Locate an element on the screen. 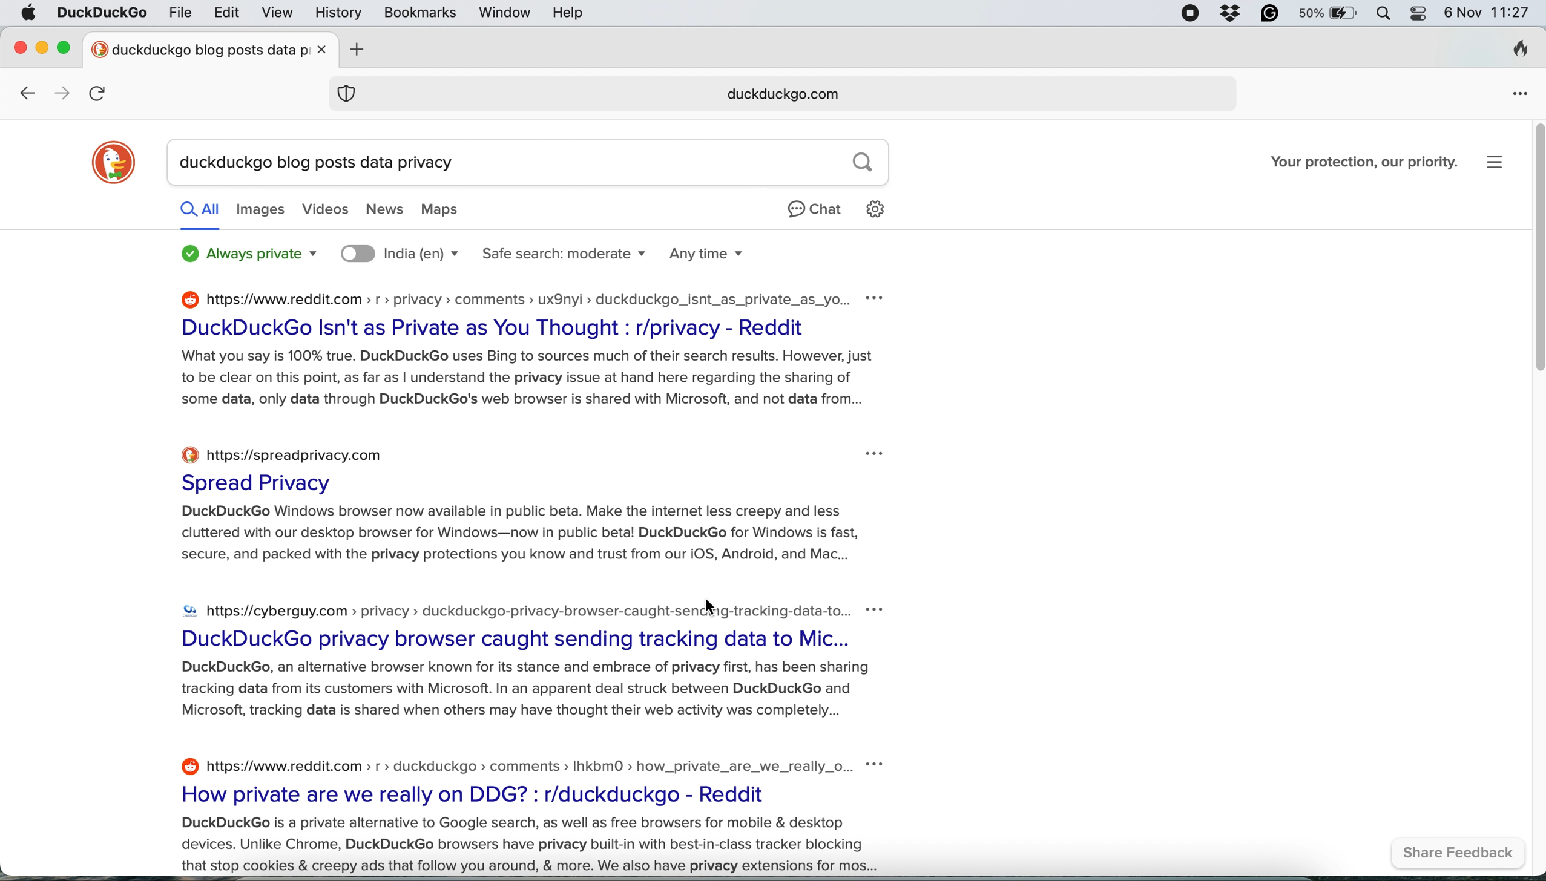  minimise is located at coordinates (44, 50).